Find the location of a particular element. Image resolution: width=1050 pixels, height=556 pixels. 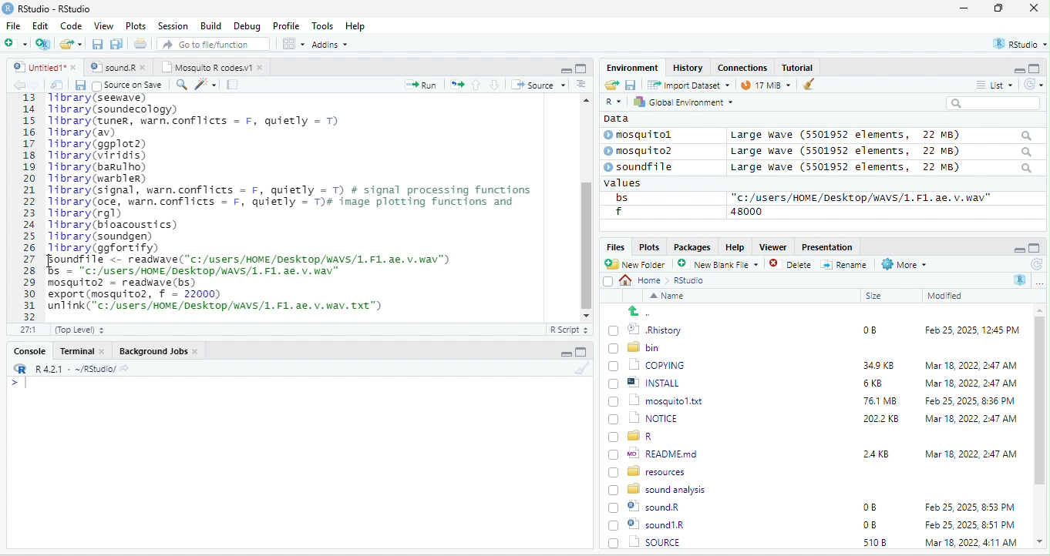

24KB is located at coordinates (873, 453).